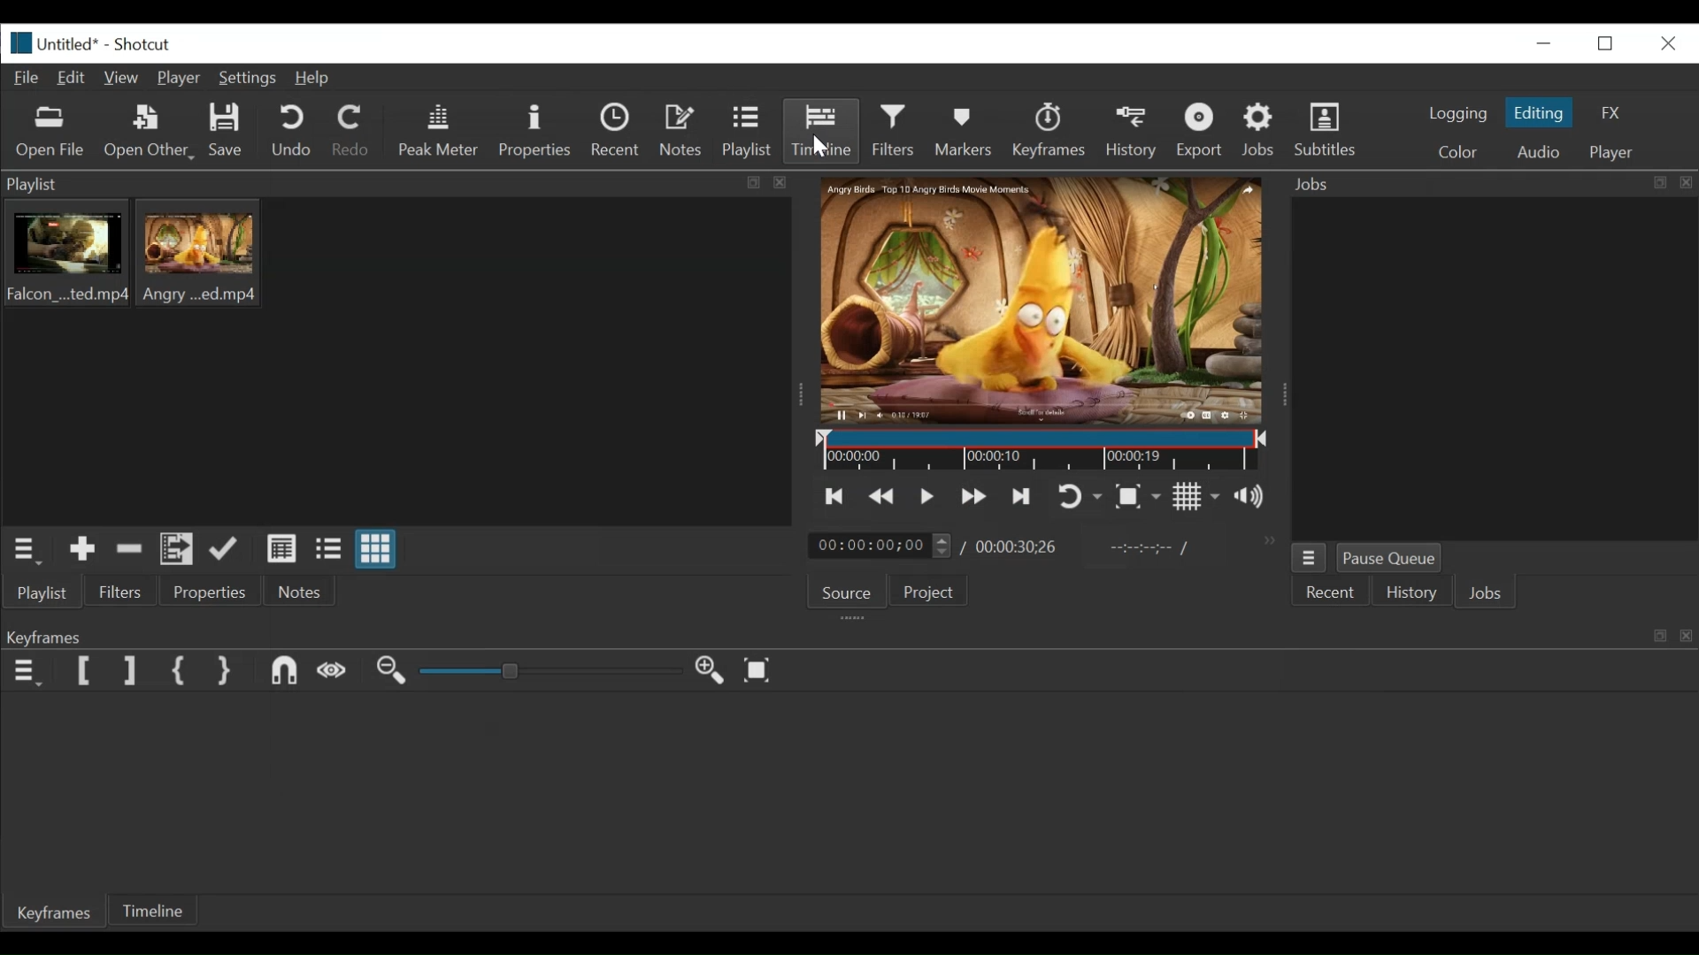 This screenshot has height=955, width=1699. What do you see at coordinates (227, 553) in the screenshot?
I see `update` at bounding box center [227, 553].